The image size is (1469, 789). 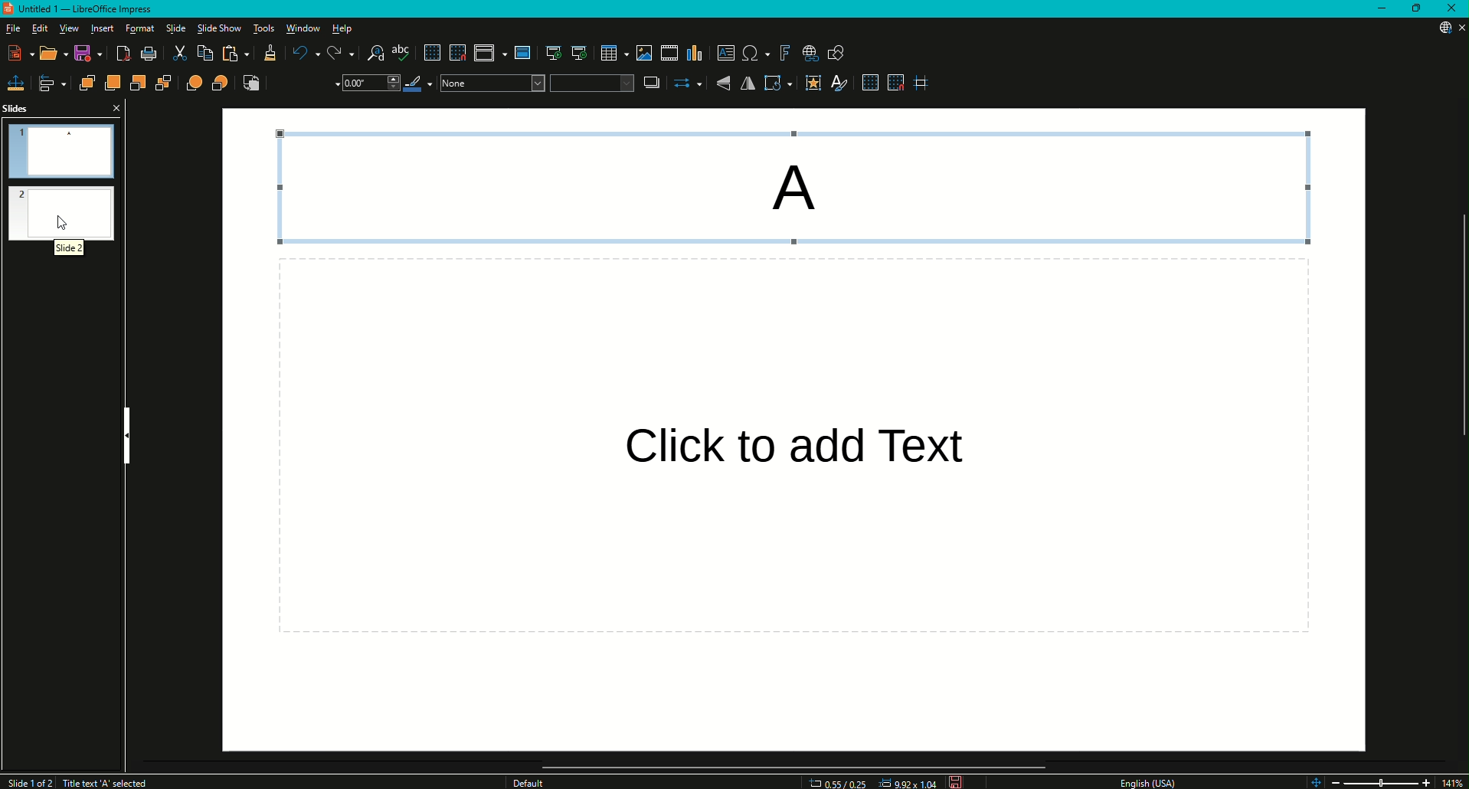 What do you see at coordinates (651, 83) in the screenshot?
I see `Shadow` at bounding box center [651, 83].